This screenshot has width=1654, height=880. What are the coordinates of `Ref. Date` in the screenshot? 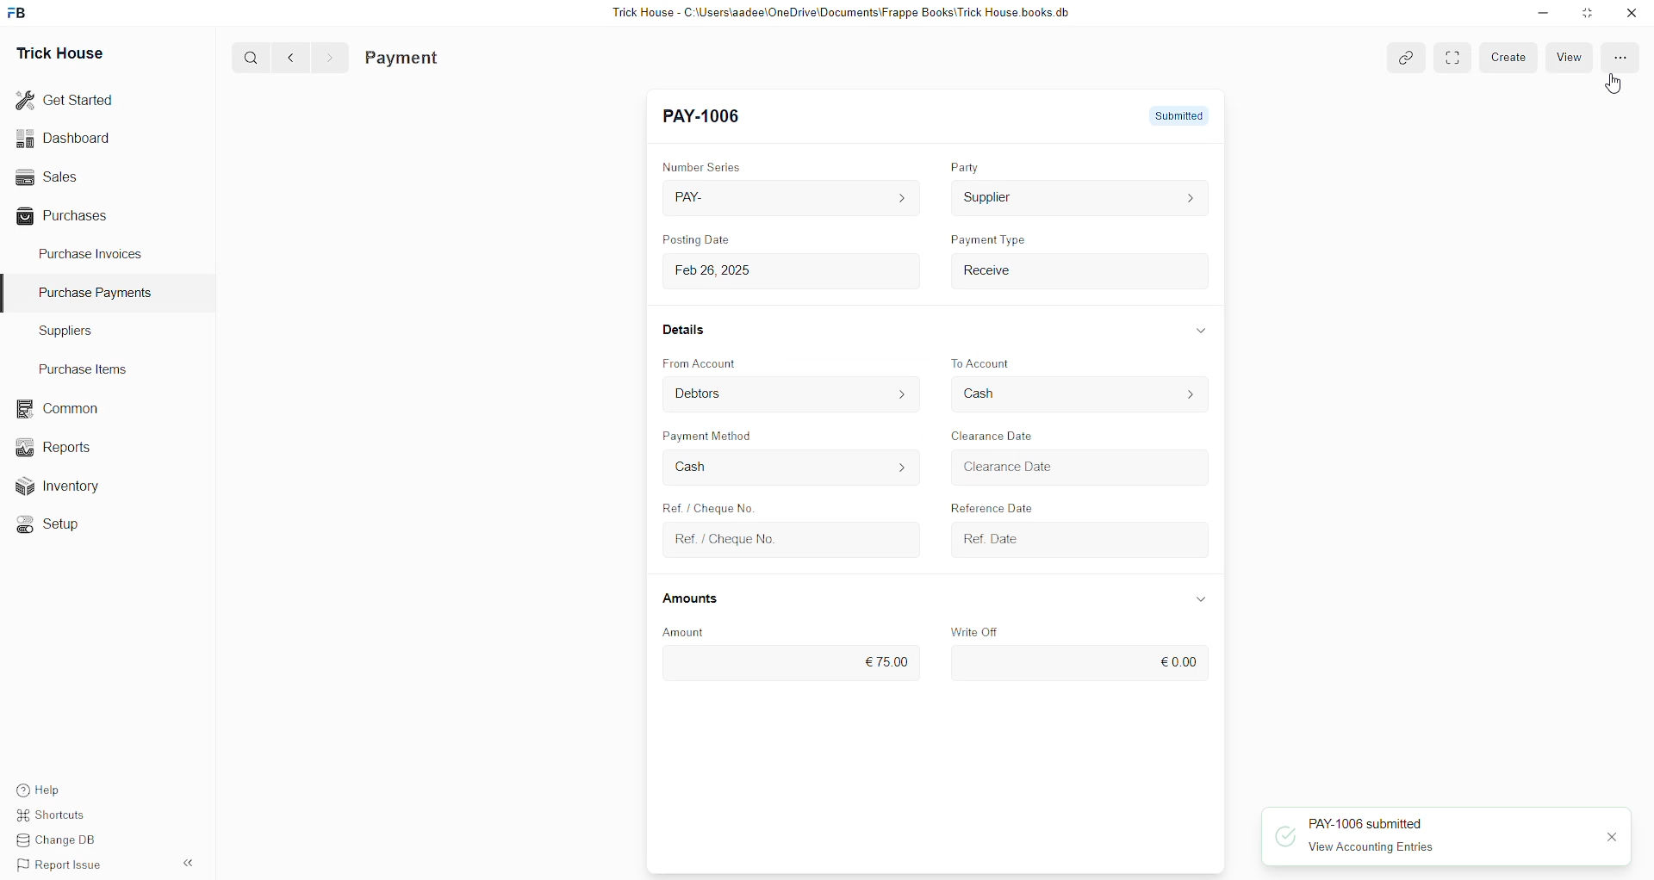 It's located at (1067, 539).